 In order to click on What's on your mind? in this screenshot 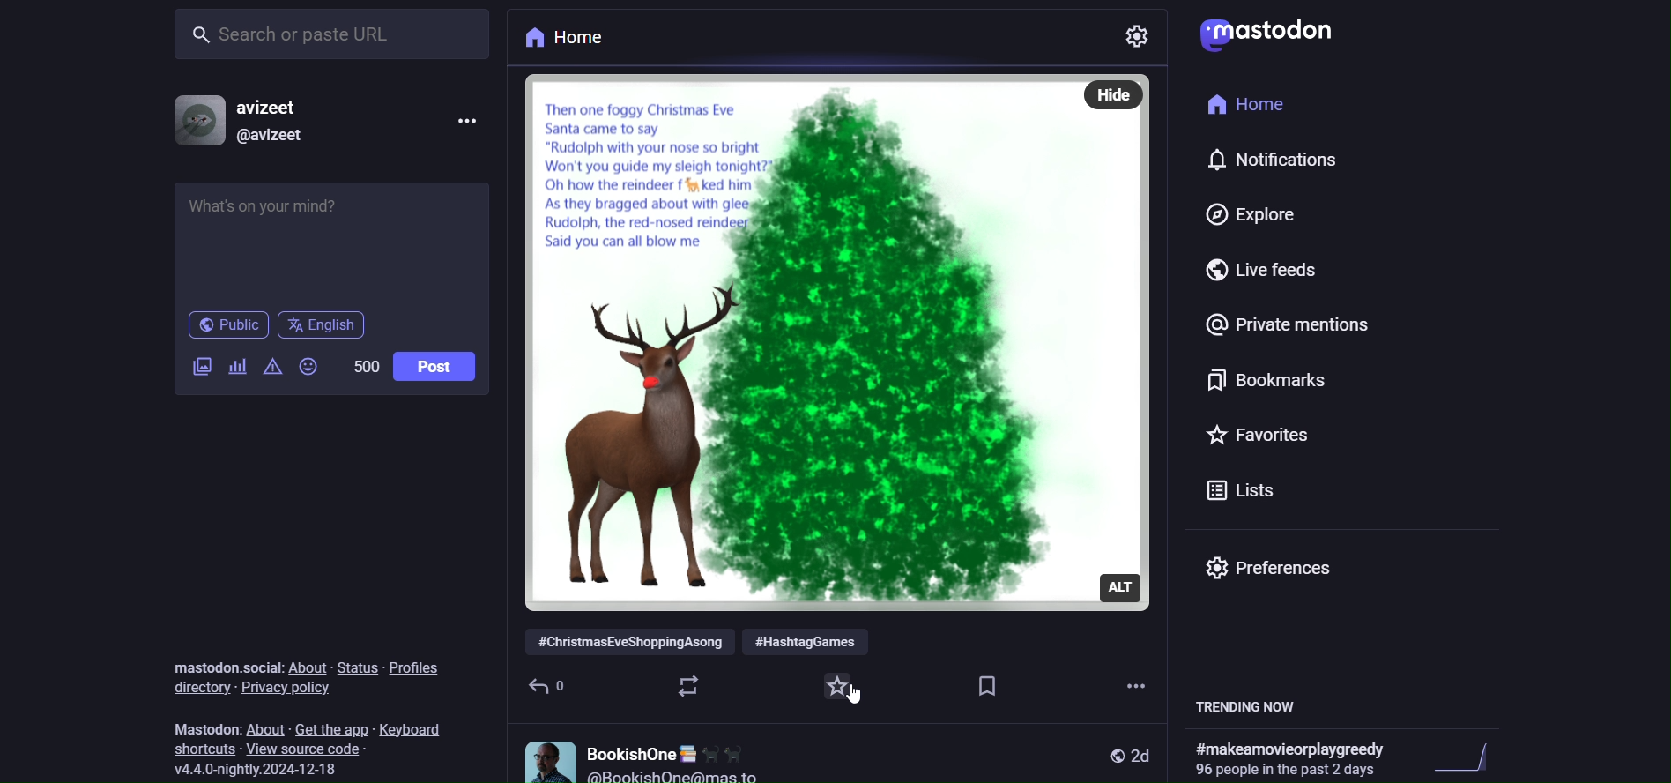, I will do `click(329, 242)`.